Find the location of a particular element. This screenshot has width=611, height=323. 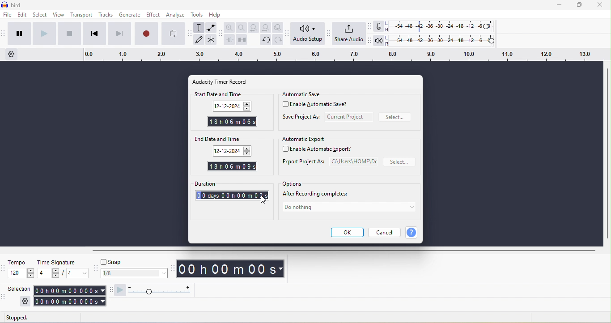

maximize is located at coordinates (580, 5).